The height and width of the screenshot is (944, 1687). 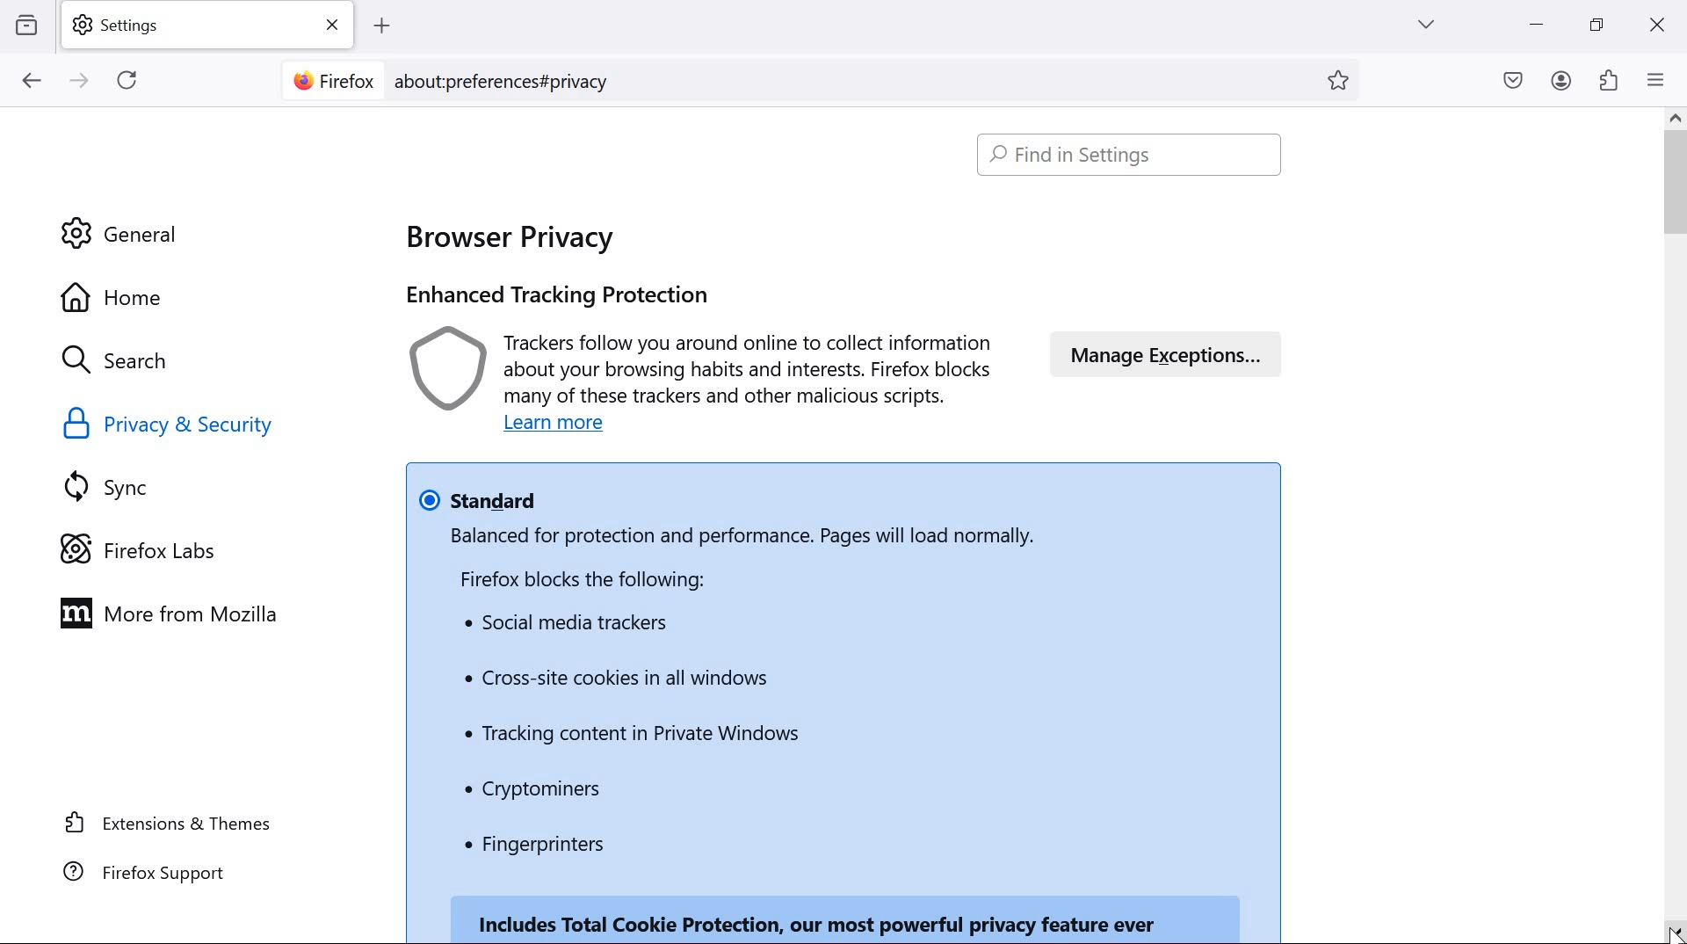 I want to click on list all tabs, so click(x=1426, y=24).